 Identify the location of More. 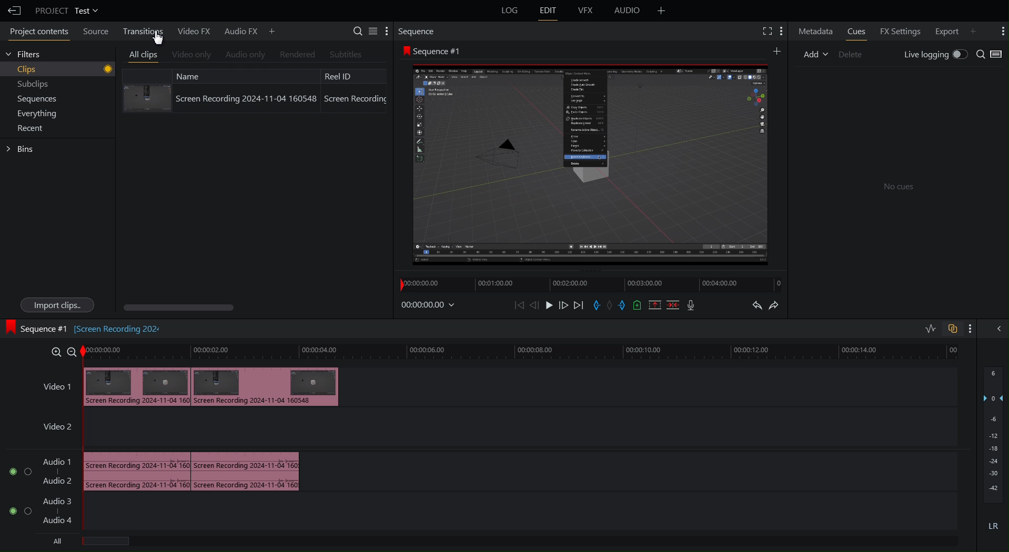
(781, 30).